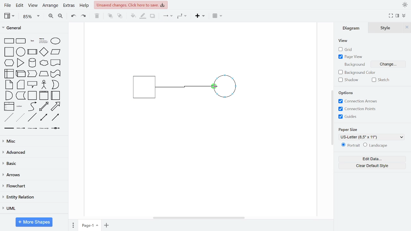 Image resolution: width=411 pixels, height=231 pixels. What do you see at coordinates (33, 63) in the screenshot?
I see `cylinder` at bounding box center [33, 63].